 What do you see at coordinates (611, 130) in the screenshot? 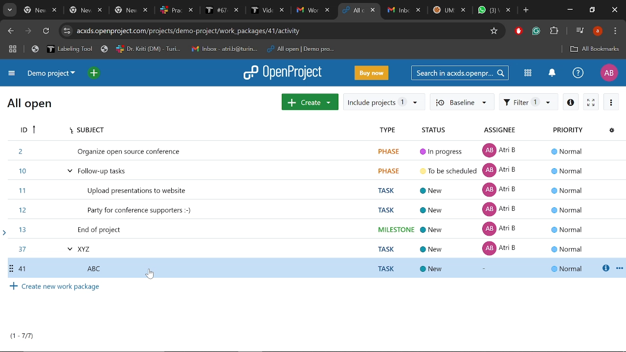
I see `Configure view` at bounding box center [611, 130].